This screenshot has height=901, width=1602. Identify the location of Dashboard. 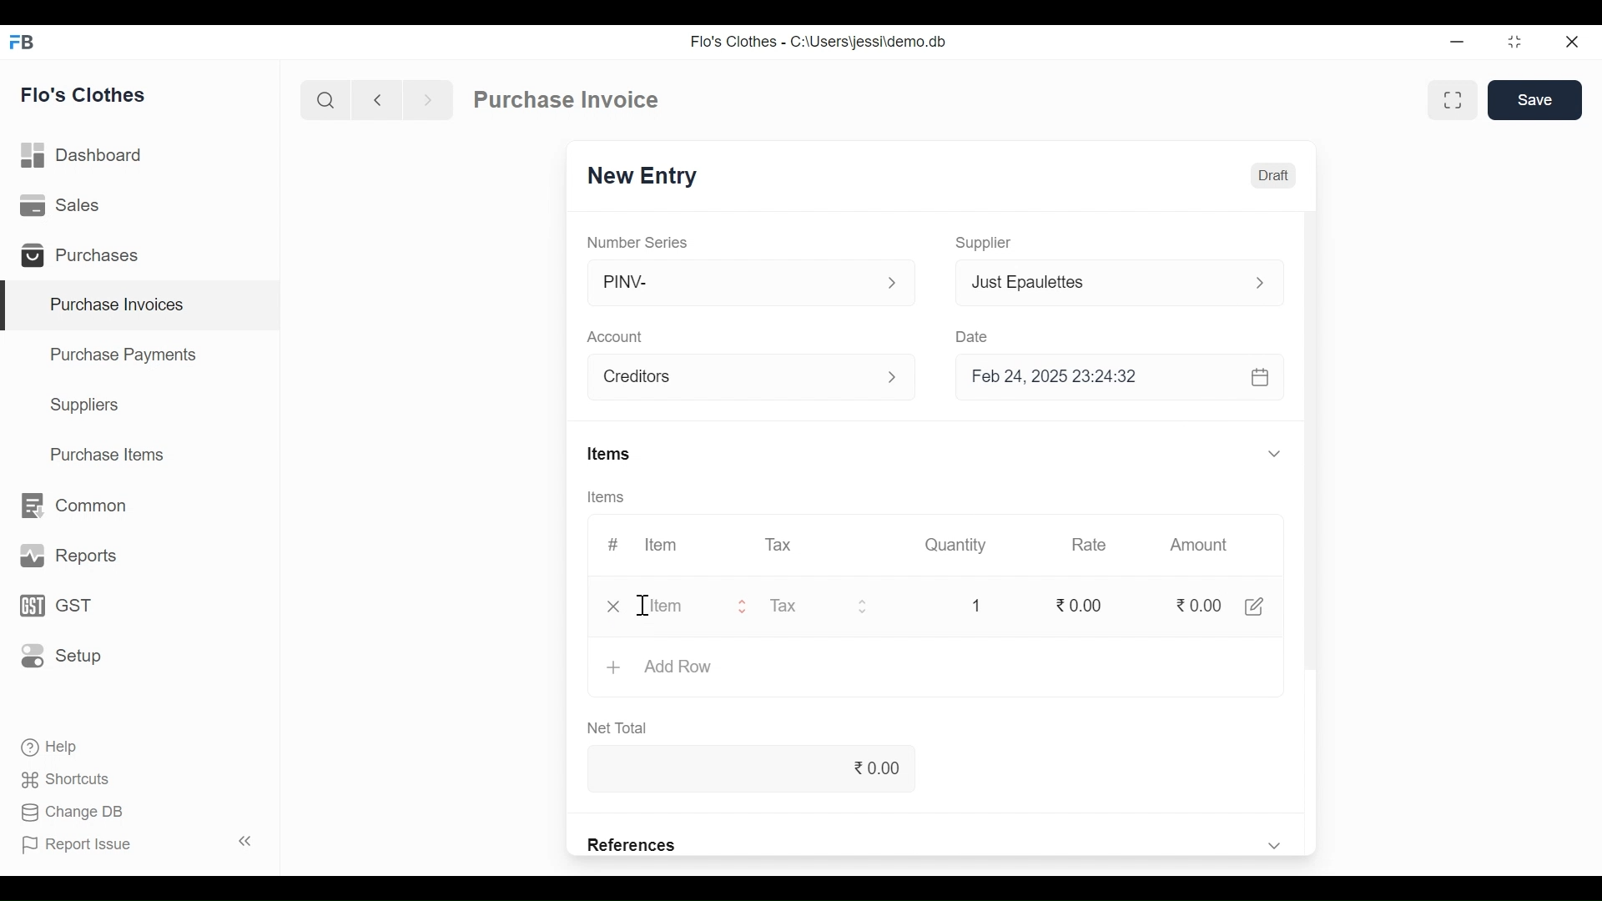
(90, 156).